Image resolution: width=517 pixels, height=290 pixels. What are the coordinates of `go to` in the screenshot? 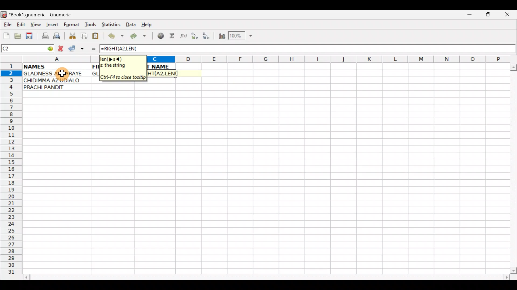 It's located at (50, 48).